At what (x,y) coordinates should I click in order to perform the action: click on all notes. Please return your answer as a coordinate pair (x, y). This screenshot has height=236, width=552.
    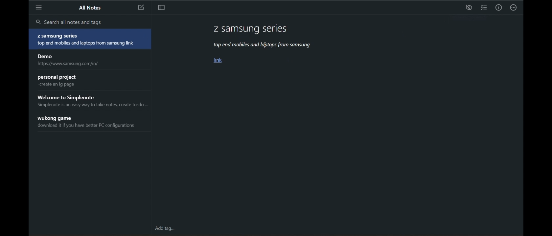
    Looking at the image, I should click on (92, 9).